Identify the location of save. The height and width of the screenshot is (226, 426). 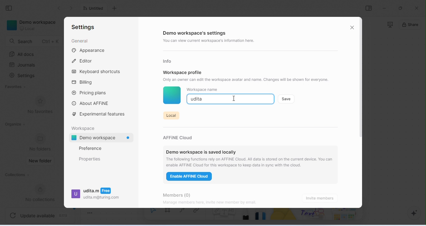
(287, 99).